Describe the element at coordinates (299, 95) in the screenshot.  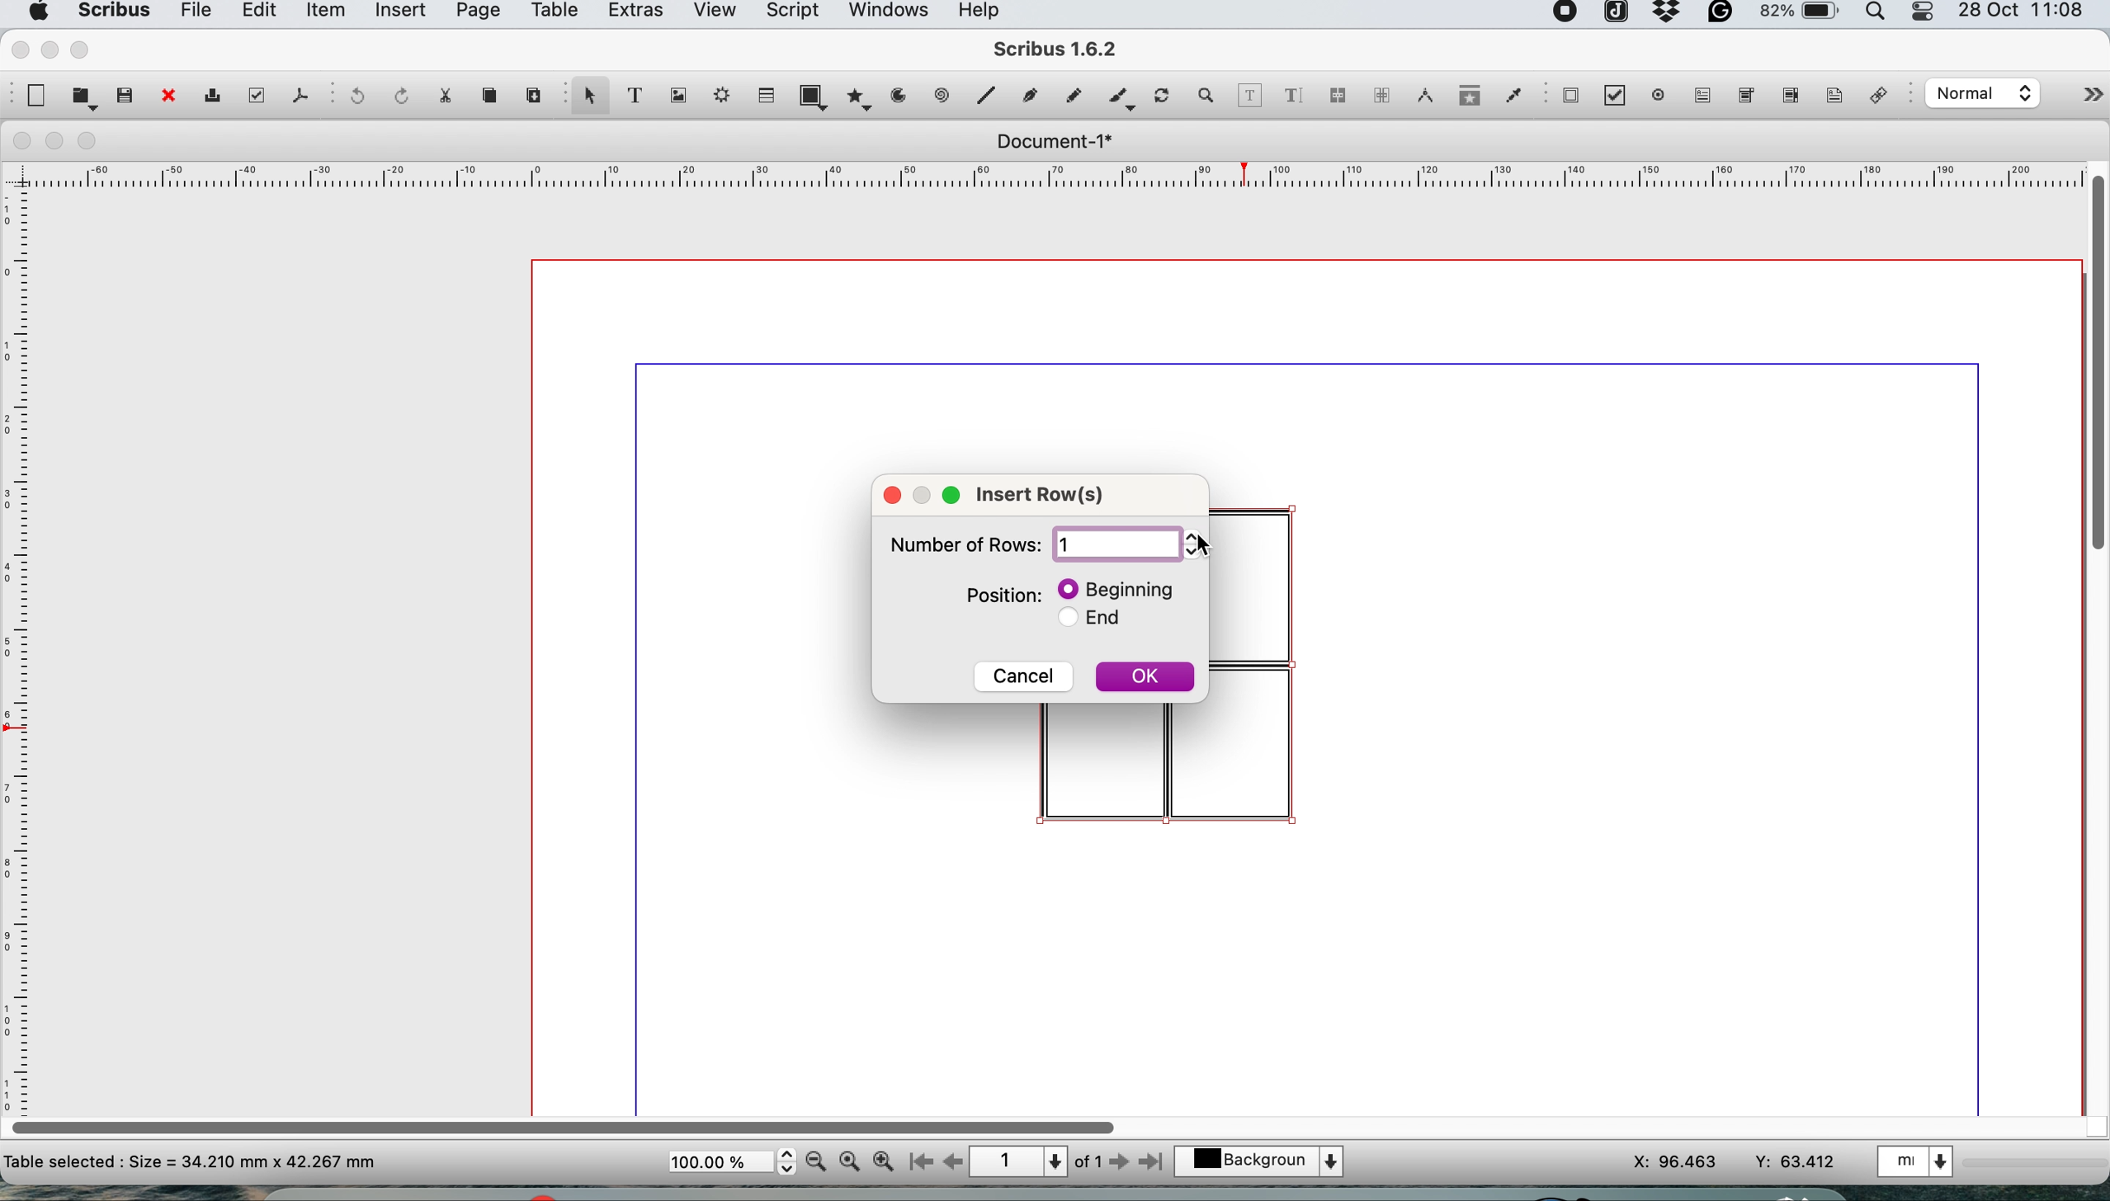
I see `save as pdf` at that location.